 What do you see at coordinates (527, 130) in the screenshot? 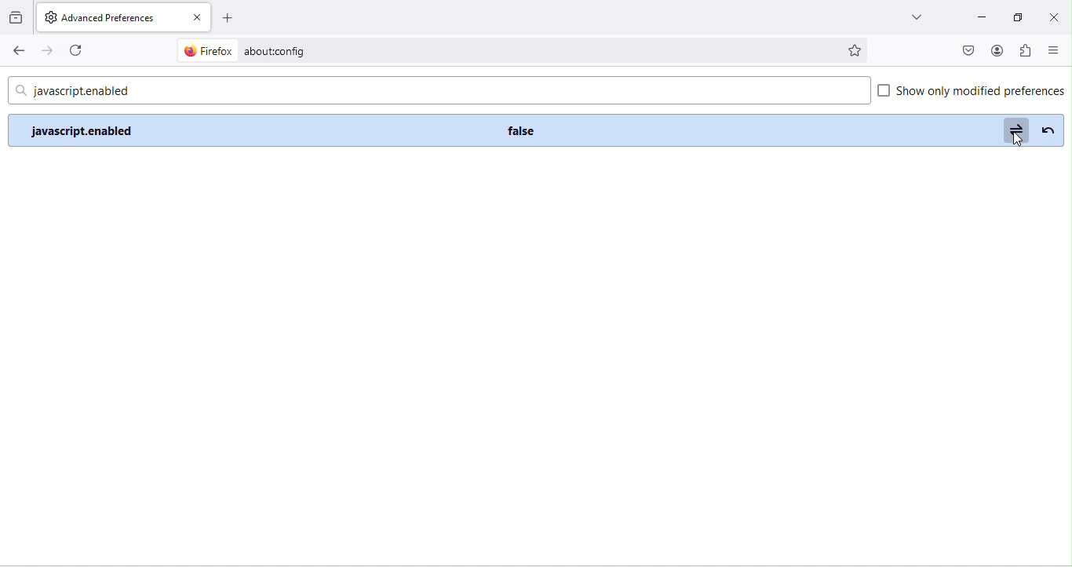
I see `false` at bounding box center [527, 130].